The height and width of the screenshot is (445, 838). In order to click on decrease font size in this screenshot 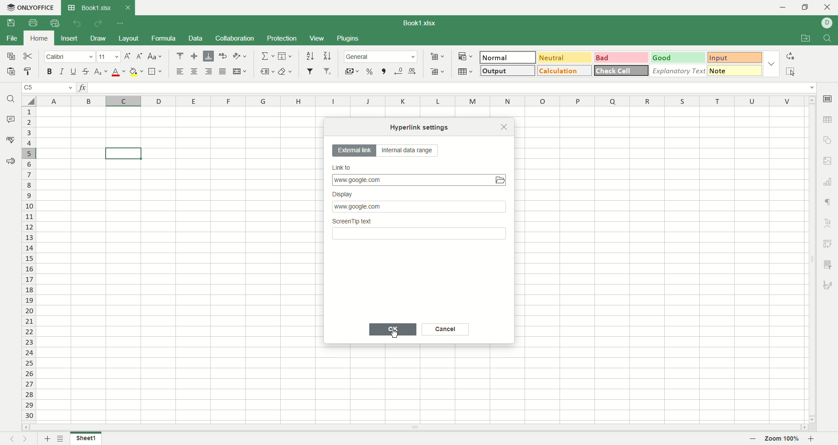, I will do `click(140, 56)`.